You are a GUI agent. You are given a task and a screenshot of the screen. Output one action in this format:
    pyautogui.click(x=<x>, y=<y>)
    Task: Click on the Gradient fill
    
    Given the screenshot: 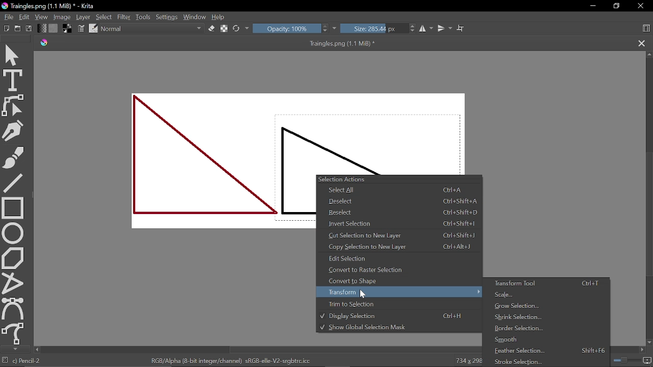 What is the action you would take?
    pyautogui.click(x=42, y=29)
    